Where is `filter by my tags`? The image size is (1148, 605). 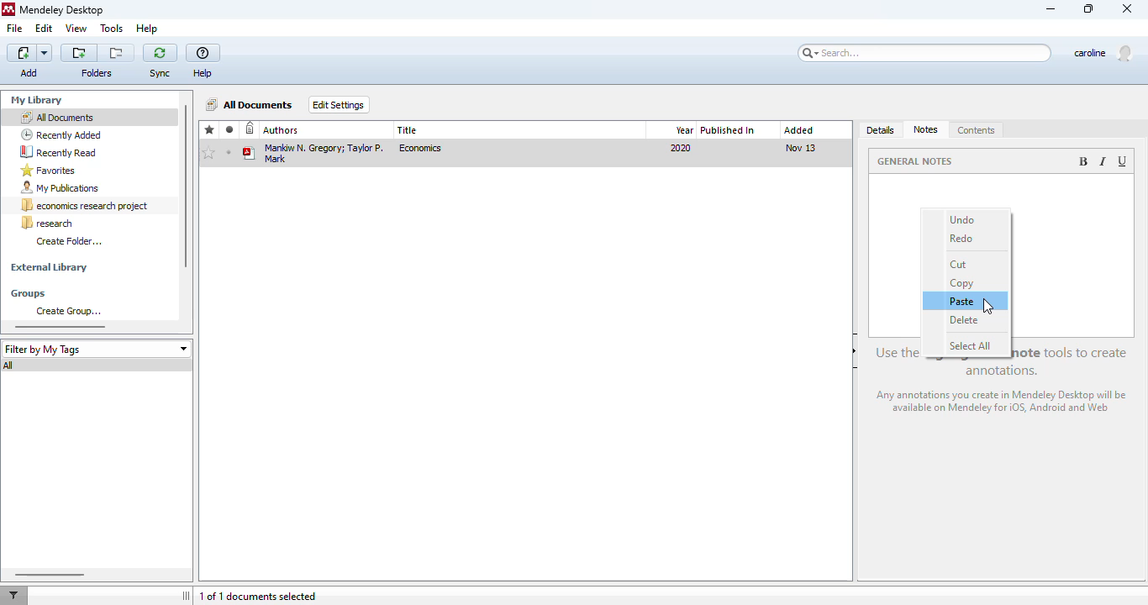 filter by my tags is located at coordinates (96, 349).